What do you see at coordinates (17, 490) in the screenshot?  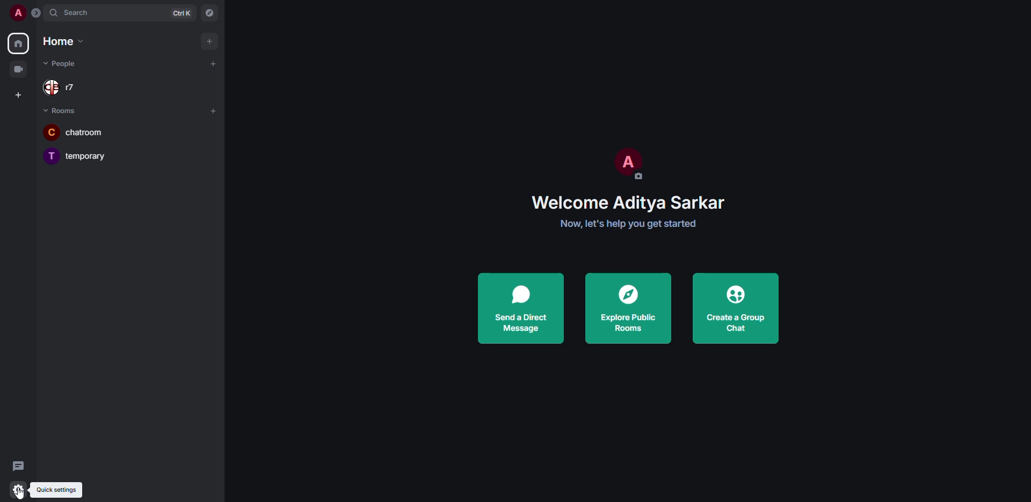 I see `quick settings` at bounding box center [17, 490].